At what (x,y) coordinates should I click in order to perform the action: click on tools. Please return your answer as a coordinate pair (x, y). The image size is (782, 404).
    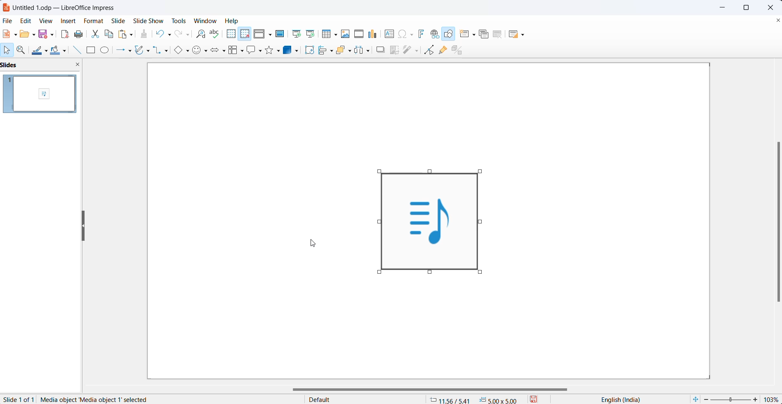
    Looking at the image, I should click on (178, 21).